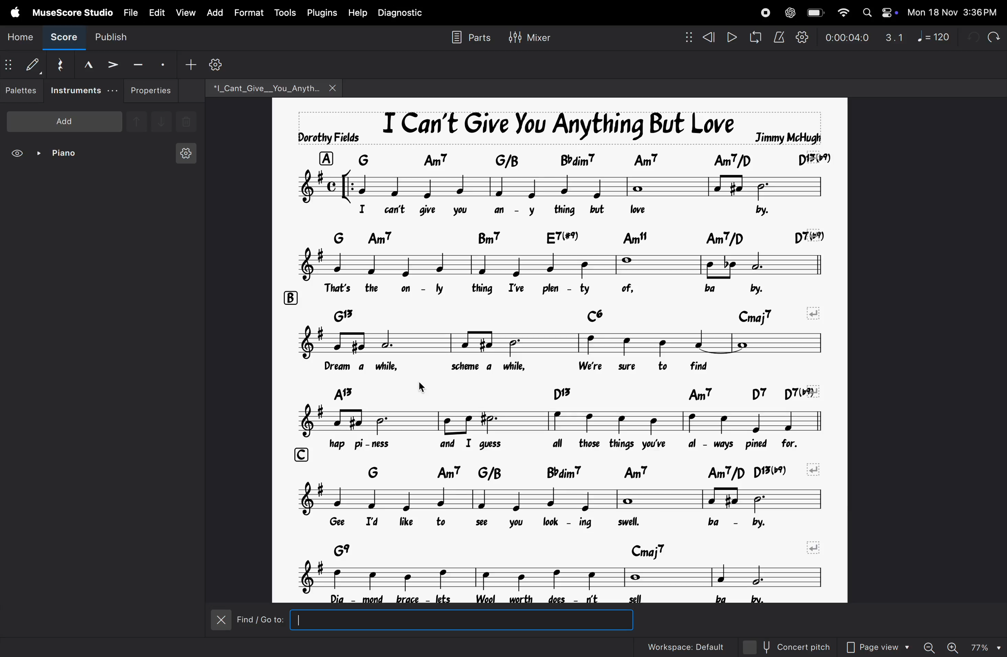 This screenshot has width=1007, height=657. Describe the element at coordinates (109, 39) in the screenshot. I see `publish` at that location.